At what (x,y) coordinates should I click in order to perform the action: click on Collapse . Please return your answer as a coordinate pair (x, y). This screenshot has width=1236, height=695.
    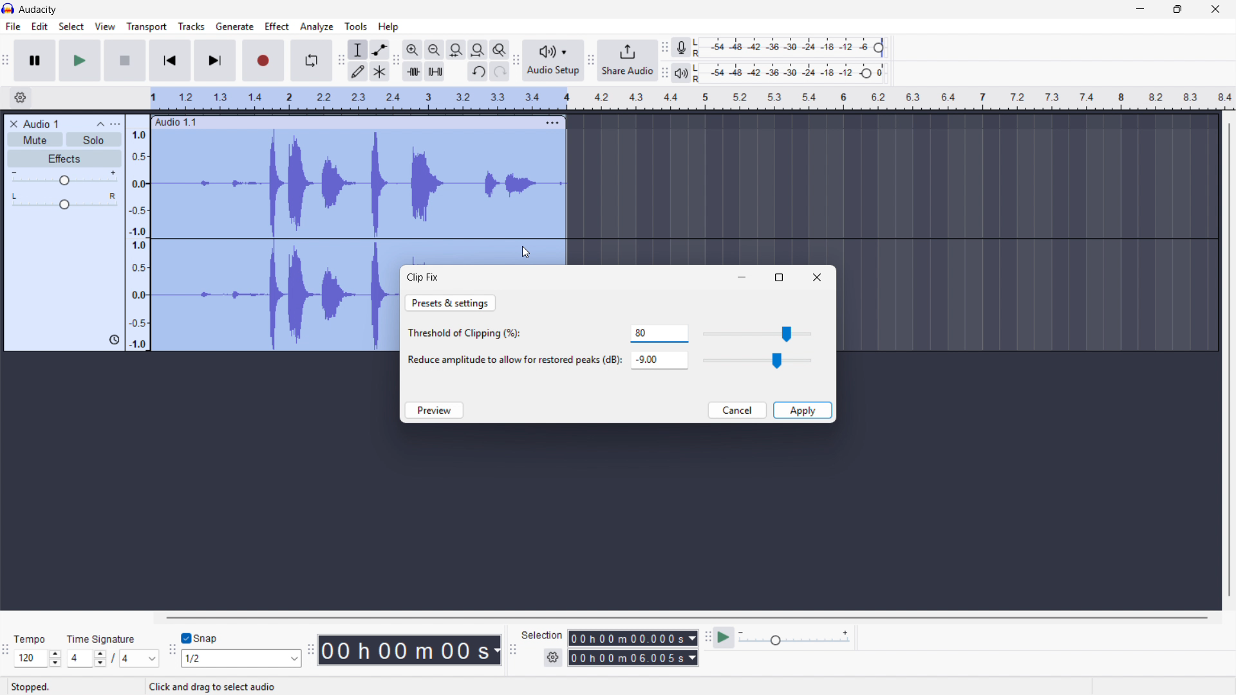
    Looking at the image, I should click on (100, 124).